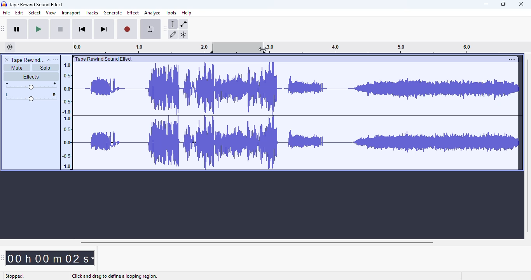 Image resolution: width=531 pixels, height=280 pixels. I want to click on analyze , so click(152, 13).